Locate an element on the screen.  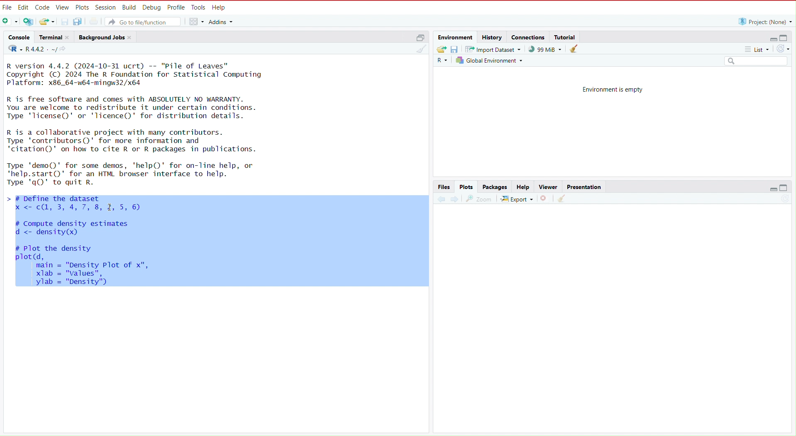
environment is located at coordinates (454, 36).